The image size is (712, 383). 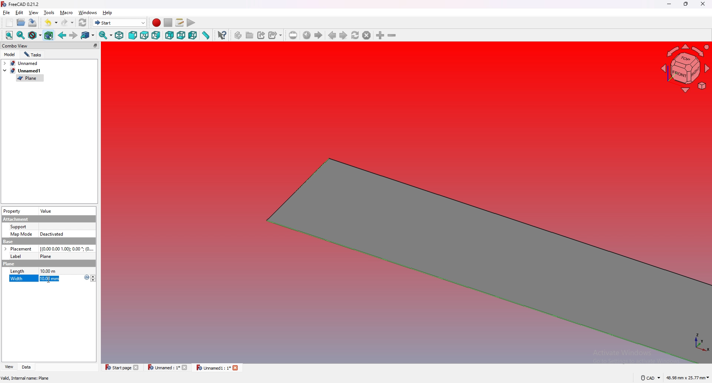 What do you see at coordinates (168, 23) in the screenshot?
I see `stop recording macros` at bounding box center [168, 23].